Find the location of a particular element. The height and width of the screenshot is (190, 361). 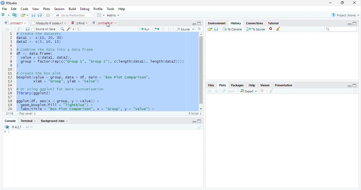

Go to next section/chunk is located at coordinates (169, 29).